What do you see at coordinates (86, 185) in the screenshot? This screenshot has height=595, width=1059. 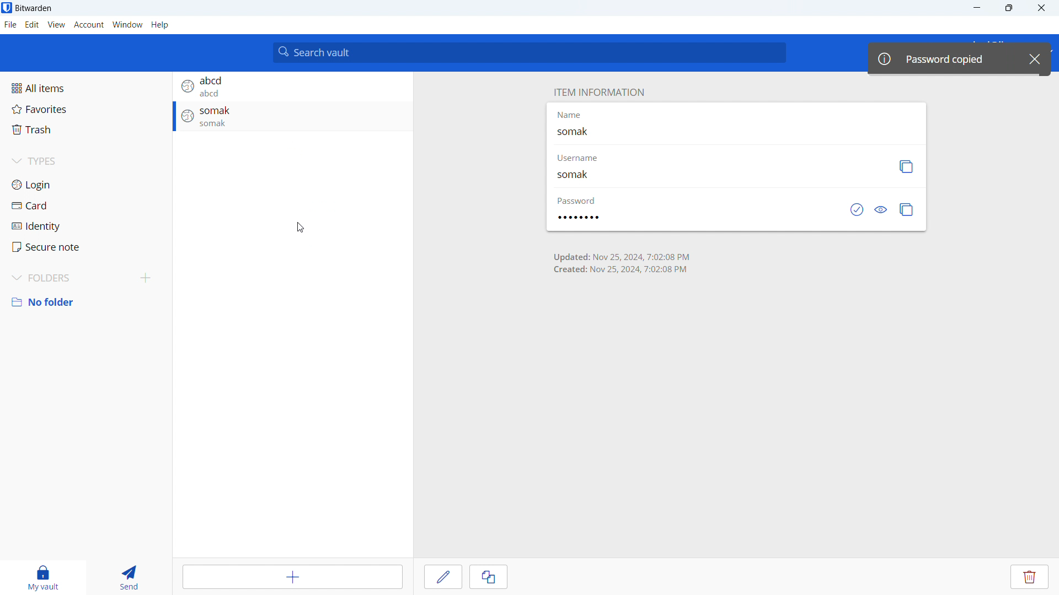 I see `login` at bounding box center [86, 185].